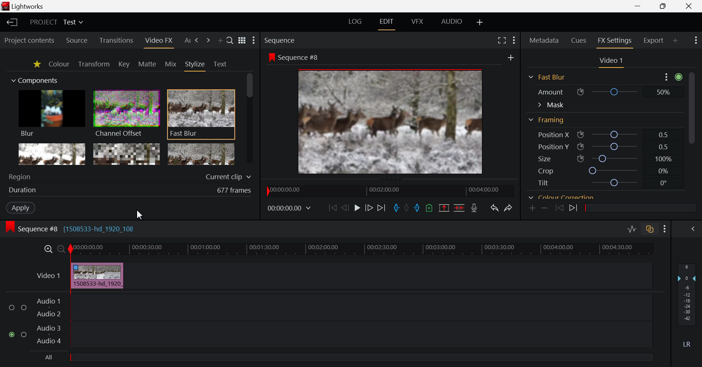 The height and width of the screenshot is (367, 702). What do you see at coordinates (502, 41) in the screenshot?
I see `Full Screen` at bounding box center [502, 41].